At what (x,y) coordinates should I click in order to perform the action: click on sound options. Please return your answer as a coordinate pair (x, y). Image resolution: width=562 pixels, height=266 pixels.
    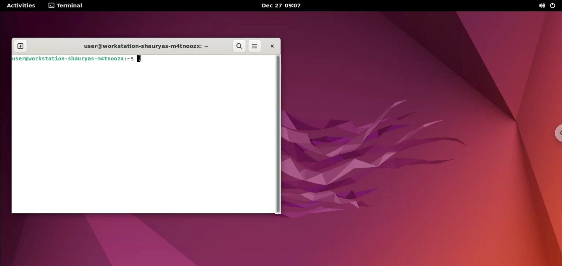
    Looking at the image, I should click on (541, 6).